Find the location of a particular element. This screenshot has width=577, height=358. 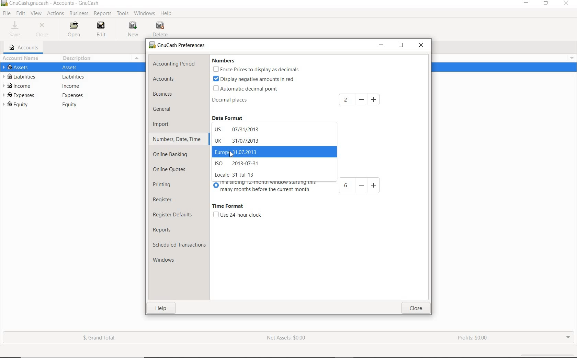

numbers is located at coordinates (223, 61).